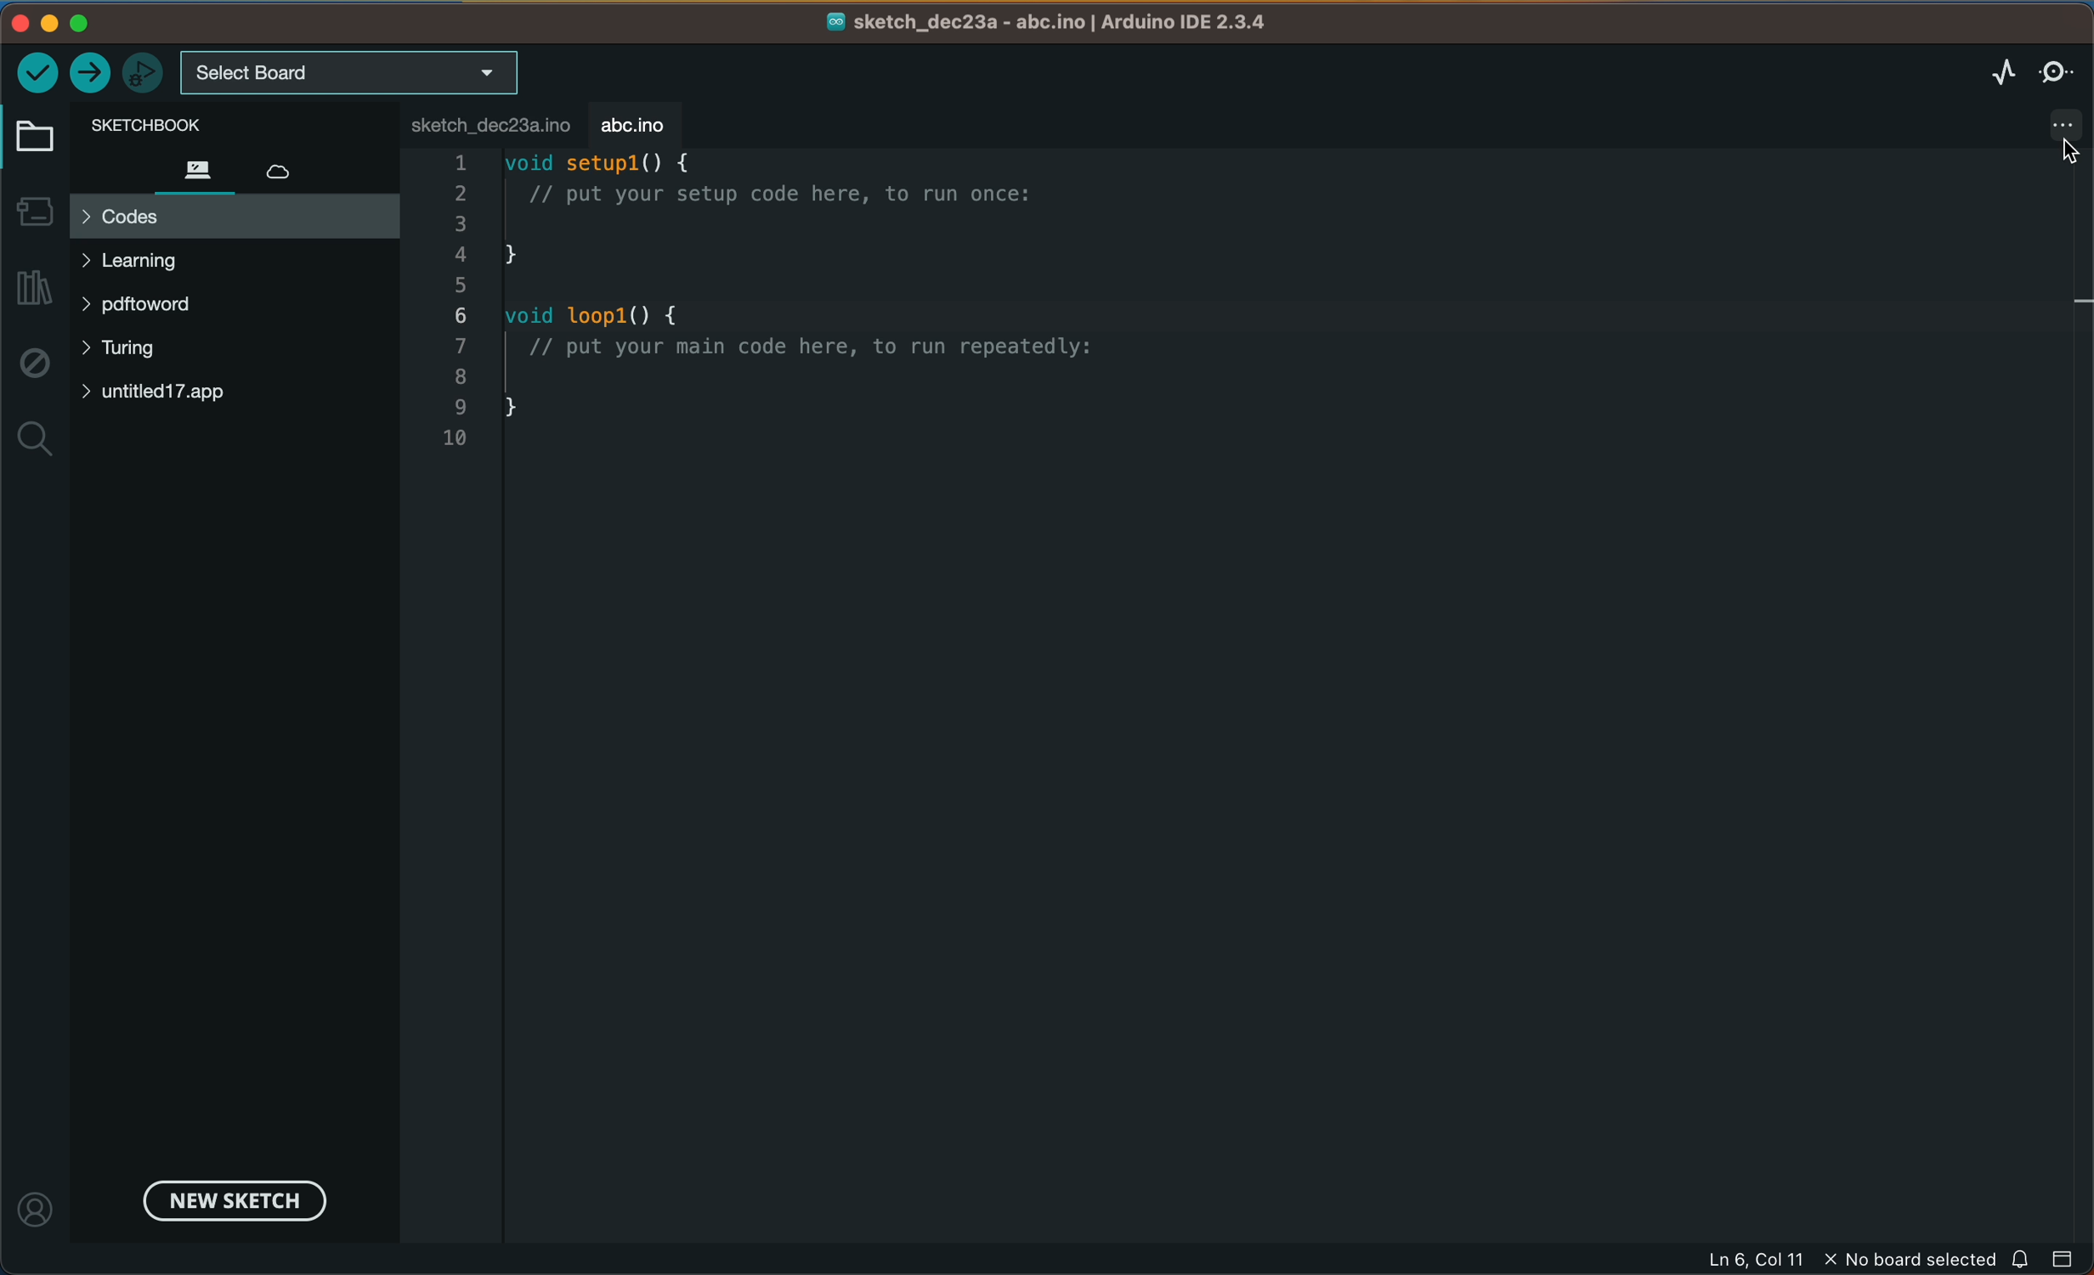 The image size is (2094, 1275). What do you see at coordinates (2067, 1259) in the screenshot?
I see `close slide bar` at bounding box center [2067, 1259].